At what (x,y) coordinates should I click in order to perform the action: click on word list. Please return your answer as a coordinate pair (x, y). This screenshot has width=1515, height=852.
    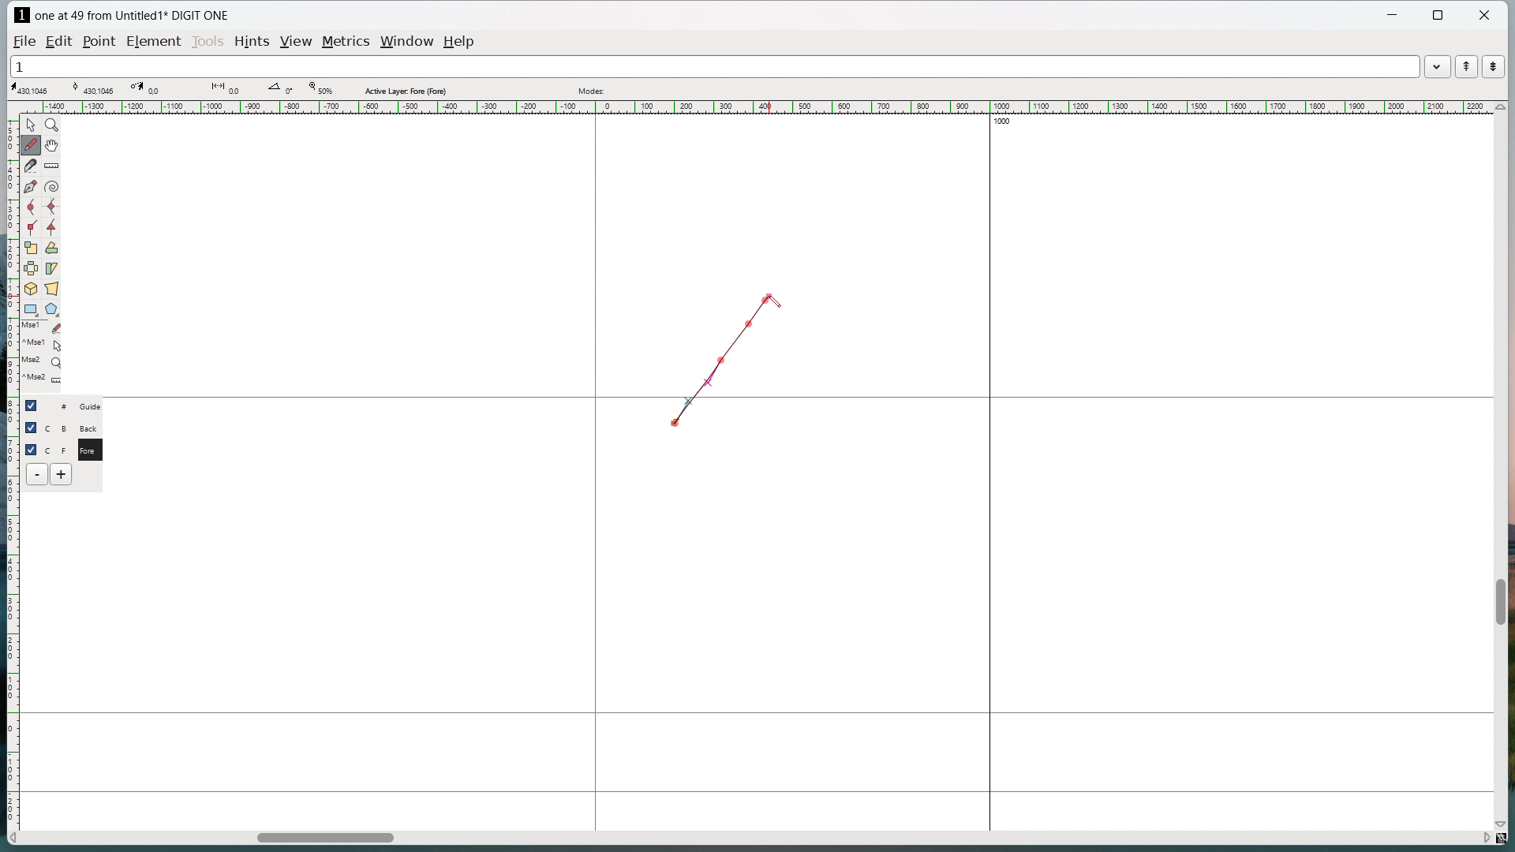
    Looking at the image, I should click on (1438, 65).